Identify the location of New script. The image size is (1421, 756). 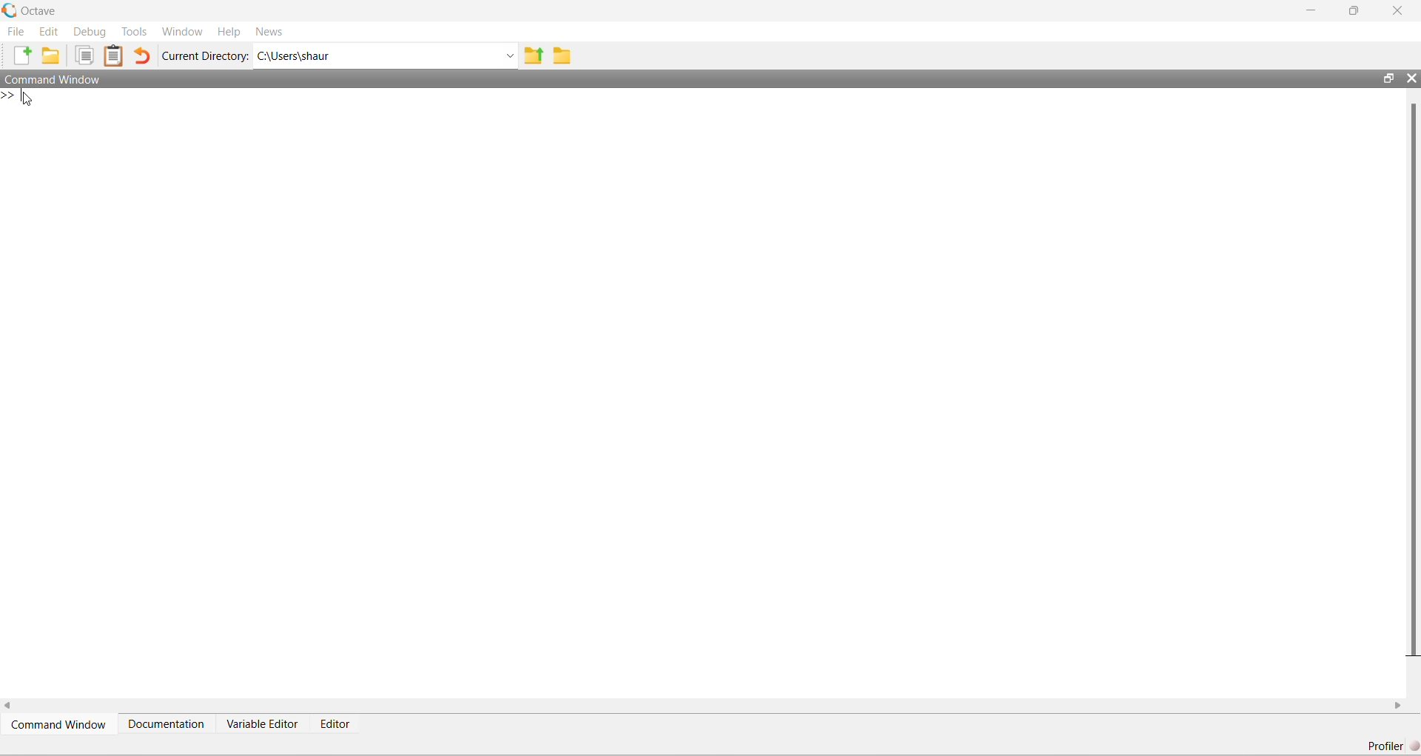
(20, 55).